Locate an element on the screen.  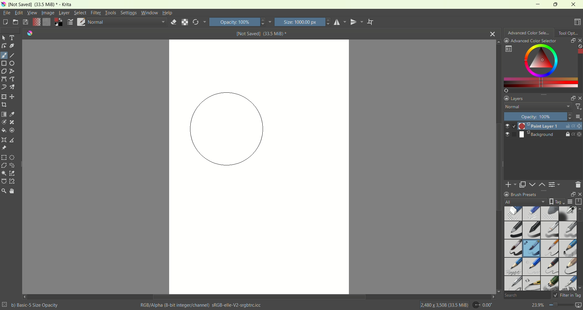
minimize is located at coordinates (535, 4).